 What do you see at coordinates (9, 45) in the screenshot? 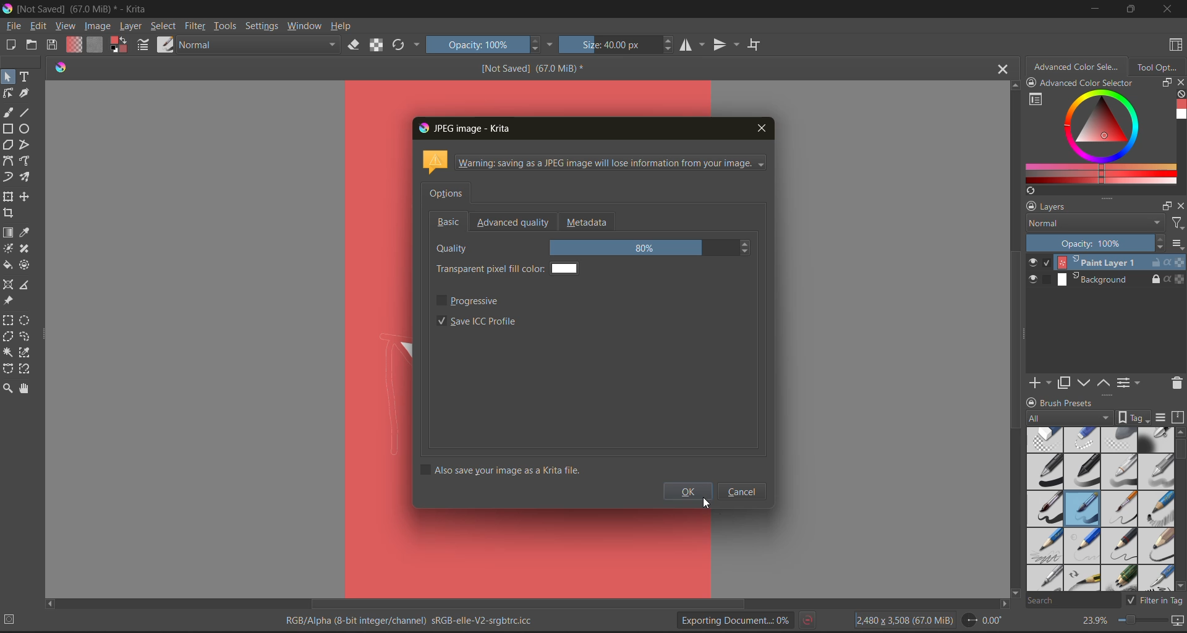
I see `create` at bounding box center [9, 45].